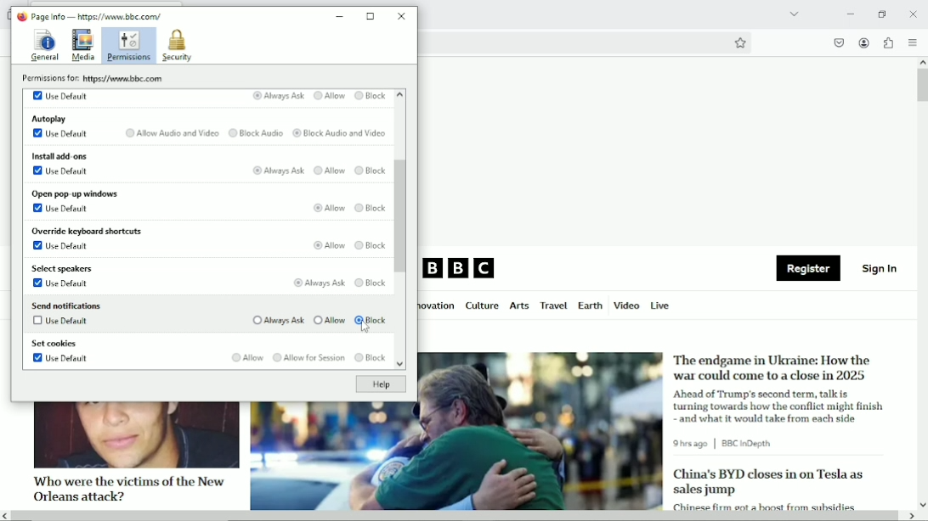  What do you see at coordinates (255, 133) in the screenshot?
I see `Block audio` at bounding box center [255, 133].